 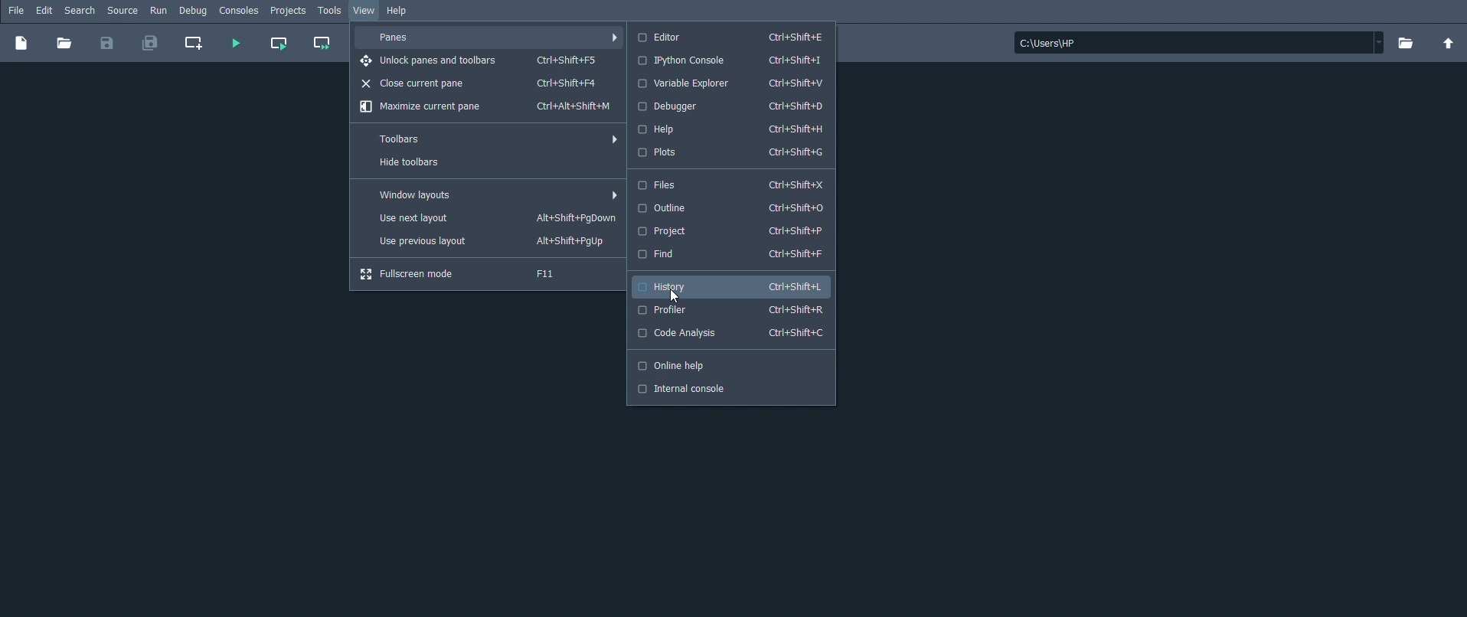 What do you see at coordinates (736, 83) in the screenshot?
I see `Variable Explorer` at bounding box center [736, 83].